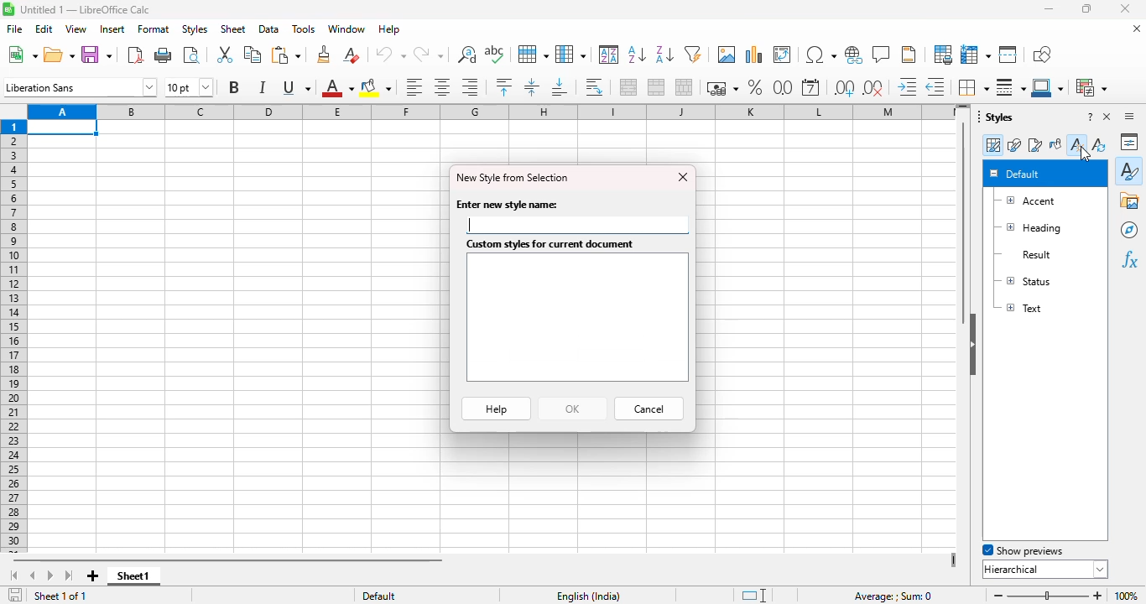 Image resolution: width=1146 pixels, height=604 pixels. What do you see at coordinates (1125, 8) in the screenshot?
I see `close` at bounding box center [1125, 8].